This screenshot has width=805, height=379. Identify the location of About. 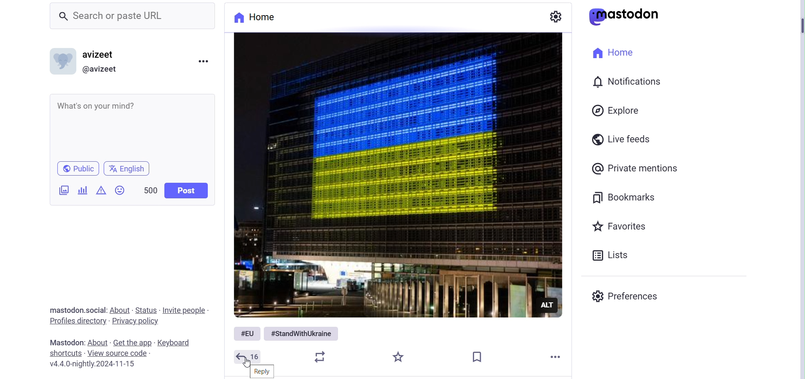
(120, 310).